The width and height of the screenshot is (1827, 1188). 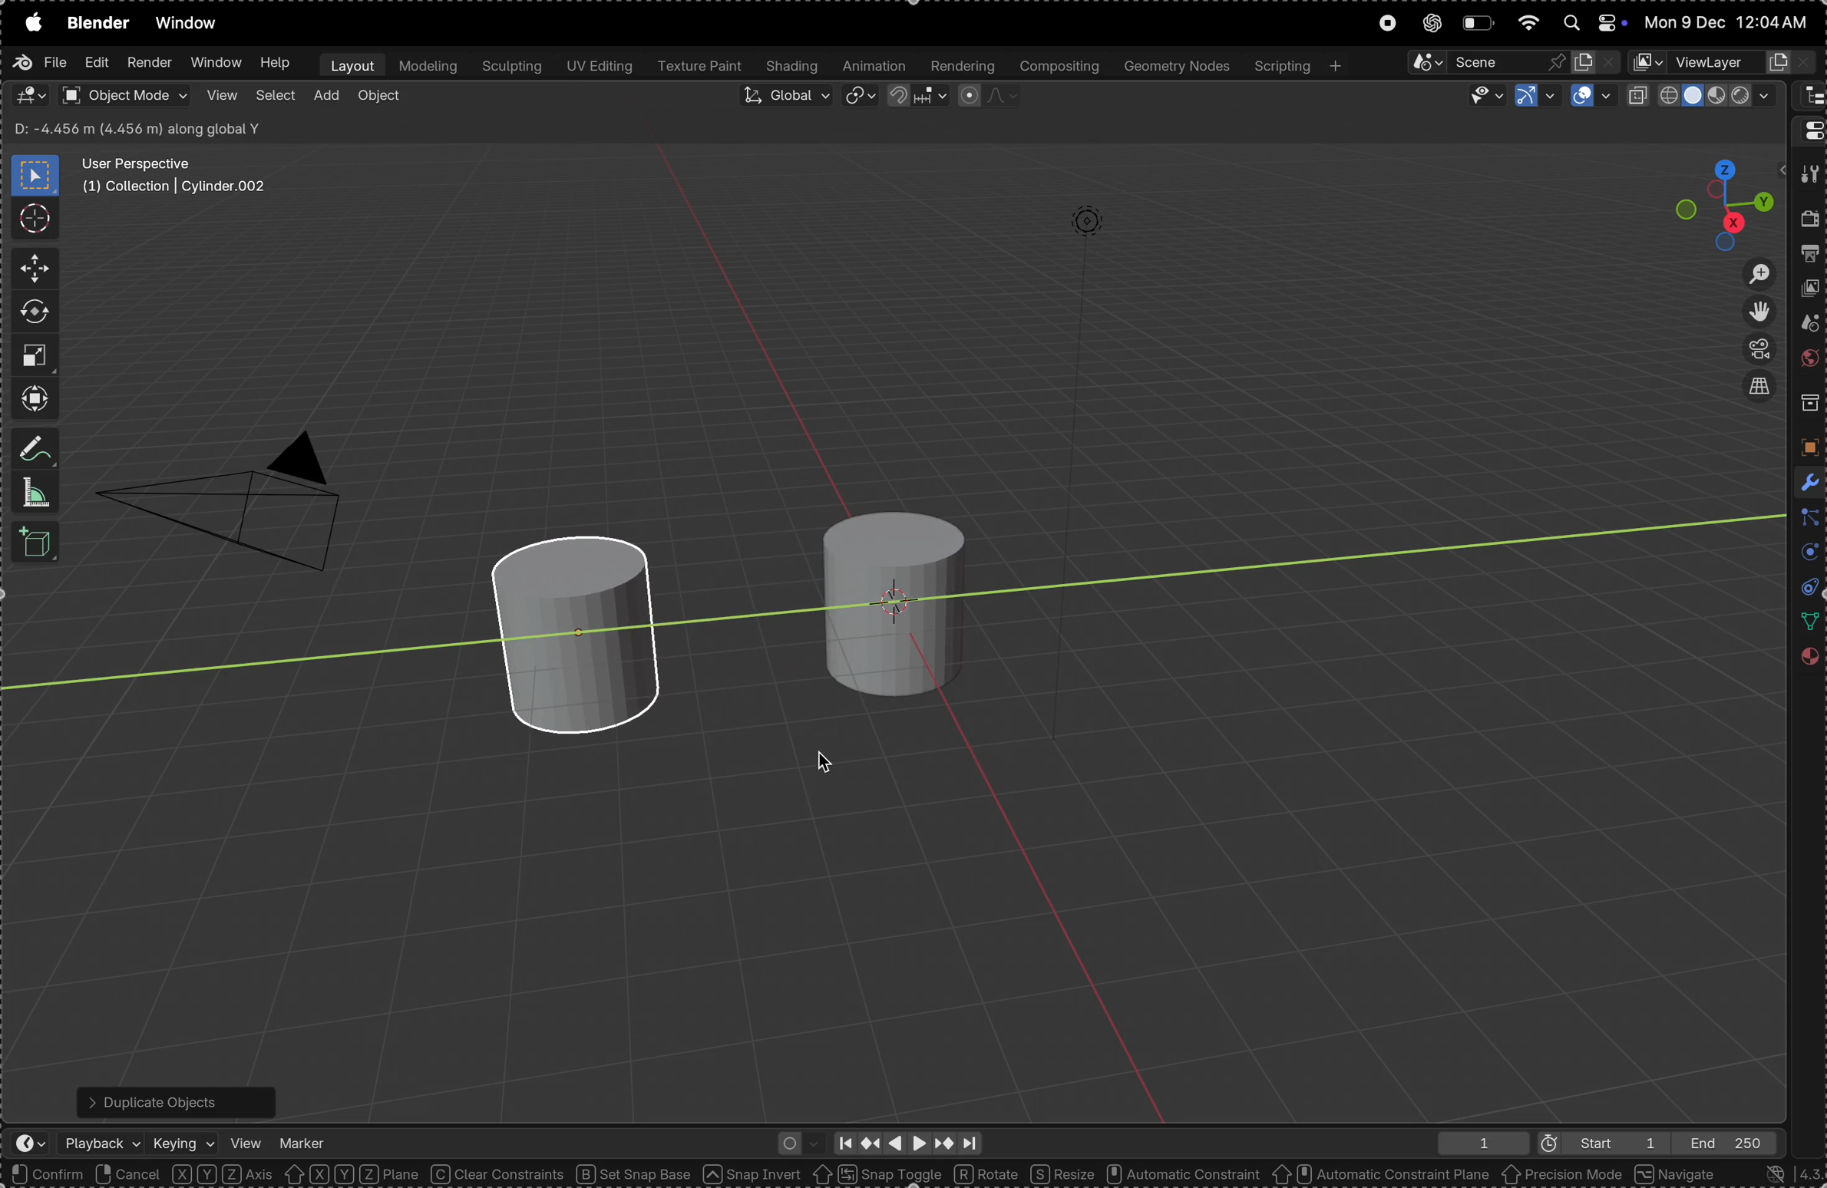 I want to click on physics constraints, so click(x=1804, y=589).